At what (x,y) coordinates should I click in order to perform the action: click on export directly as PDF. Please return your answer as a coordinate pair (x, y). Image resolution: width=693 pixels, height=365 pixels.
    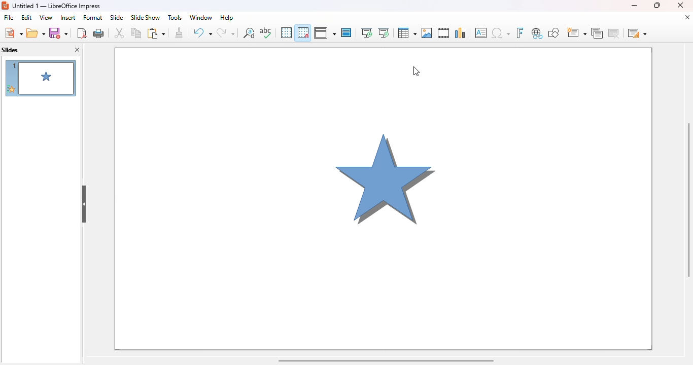
    Looking at the image, I should click on (82, 32).